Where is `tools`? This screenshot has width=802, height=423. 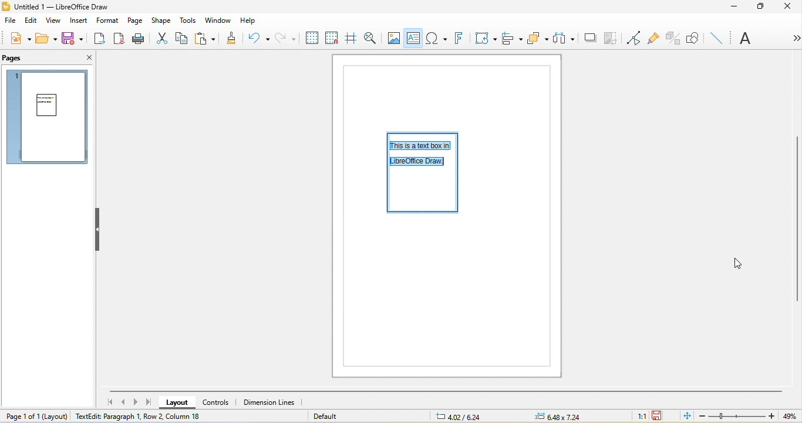 tools is located at coordinates (188, 21).